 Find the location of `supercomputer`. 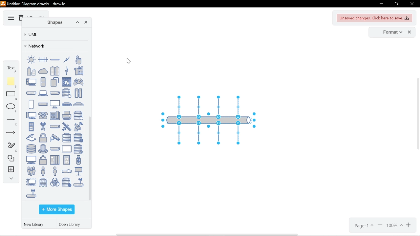

supercomputer is located at coordinates (43, 149).